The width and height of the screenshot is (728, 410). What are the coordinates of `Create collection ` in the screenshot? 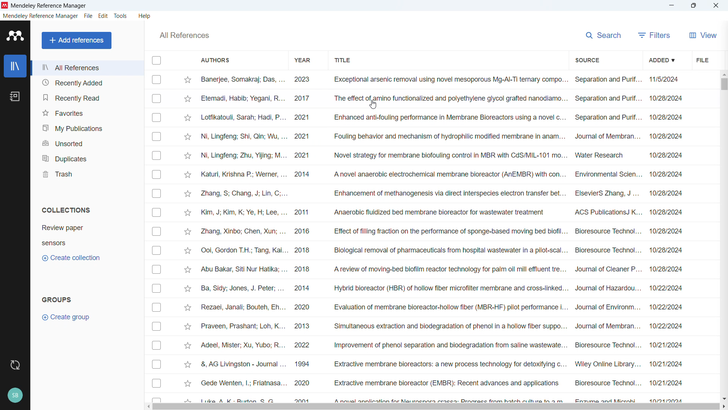 It's located at (72, 258).